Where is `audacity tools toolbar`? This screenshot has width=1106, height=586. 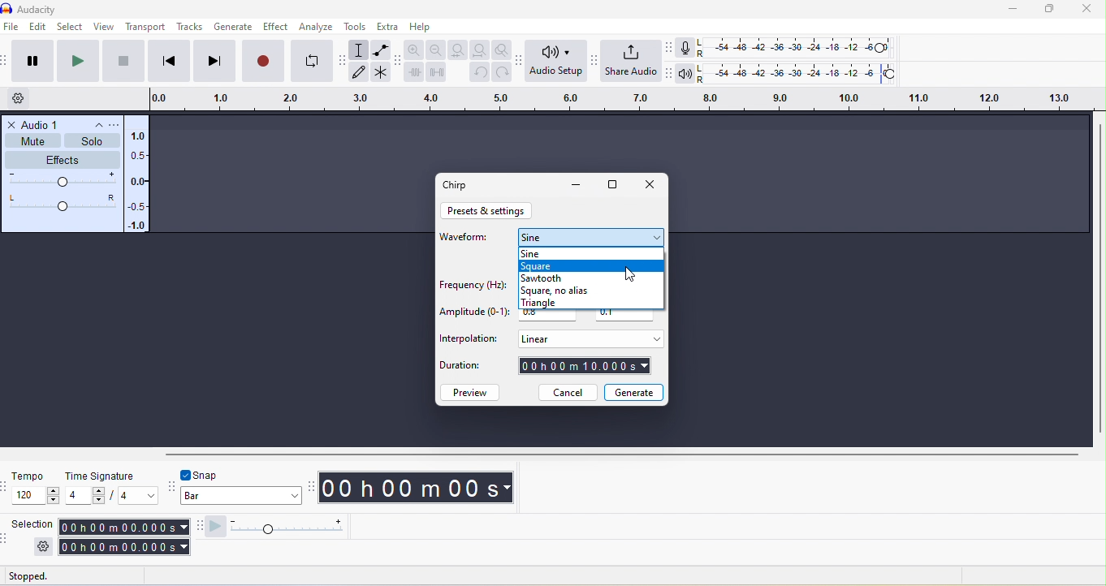
audacity tools toolbar is located at coordinates (344, 66).